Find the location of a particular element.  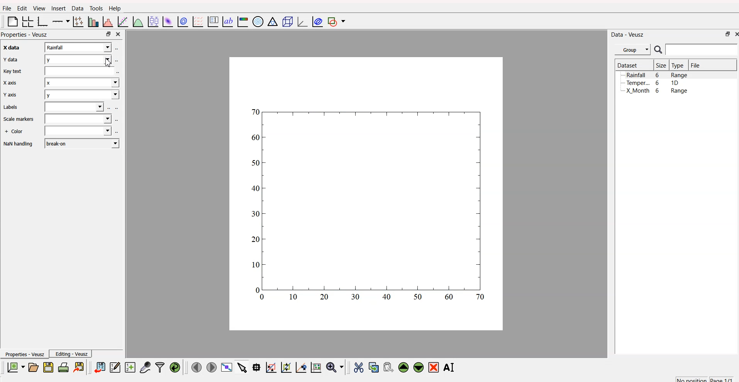

read datapoint on graph is located at coordinates (256, 367).